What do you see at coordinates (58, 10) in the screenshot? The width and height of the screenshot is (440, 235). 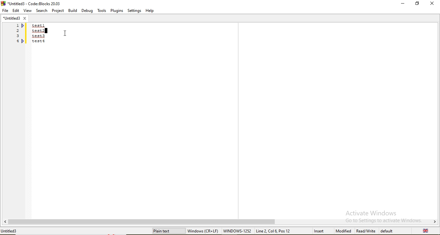 I see `Project ` at bounding box center [58, 10].